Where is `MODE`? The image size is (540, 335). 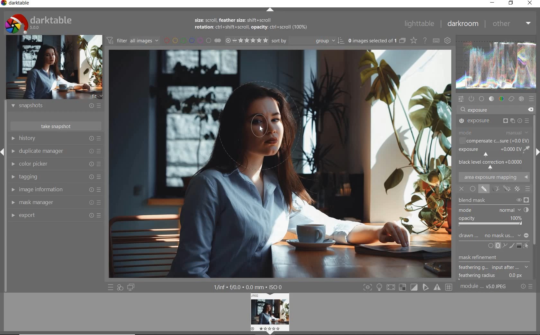
MODE is located at coordinates (493, 210).